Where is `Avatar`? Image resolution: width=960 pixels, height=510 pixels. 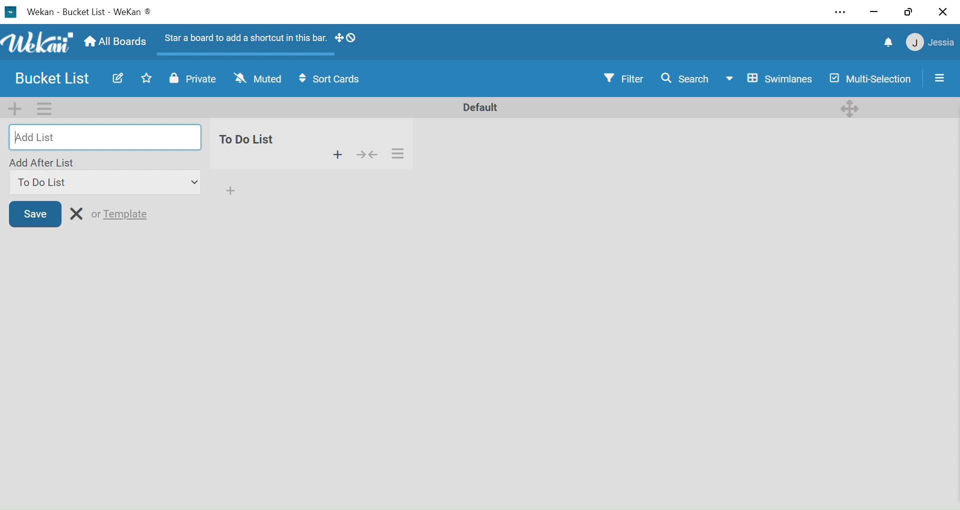
Avatar is located at coordinates (914, 43).